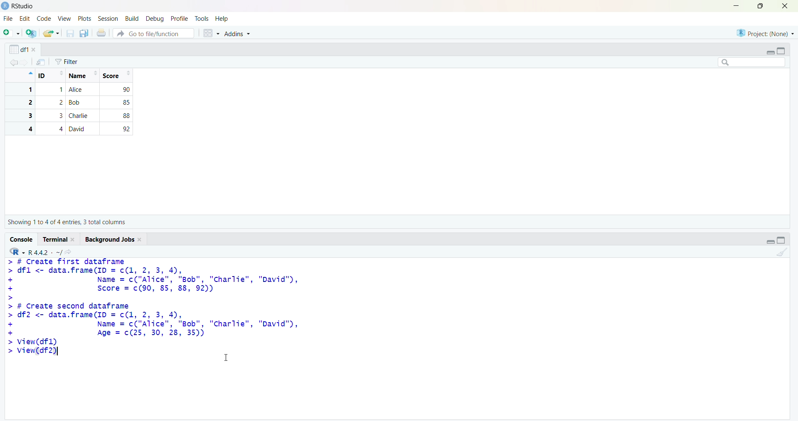 This screenshot has height=421, width=798. Describe the element at coordinates (212, 33) in the screenshot. I see `grid` at that location.